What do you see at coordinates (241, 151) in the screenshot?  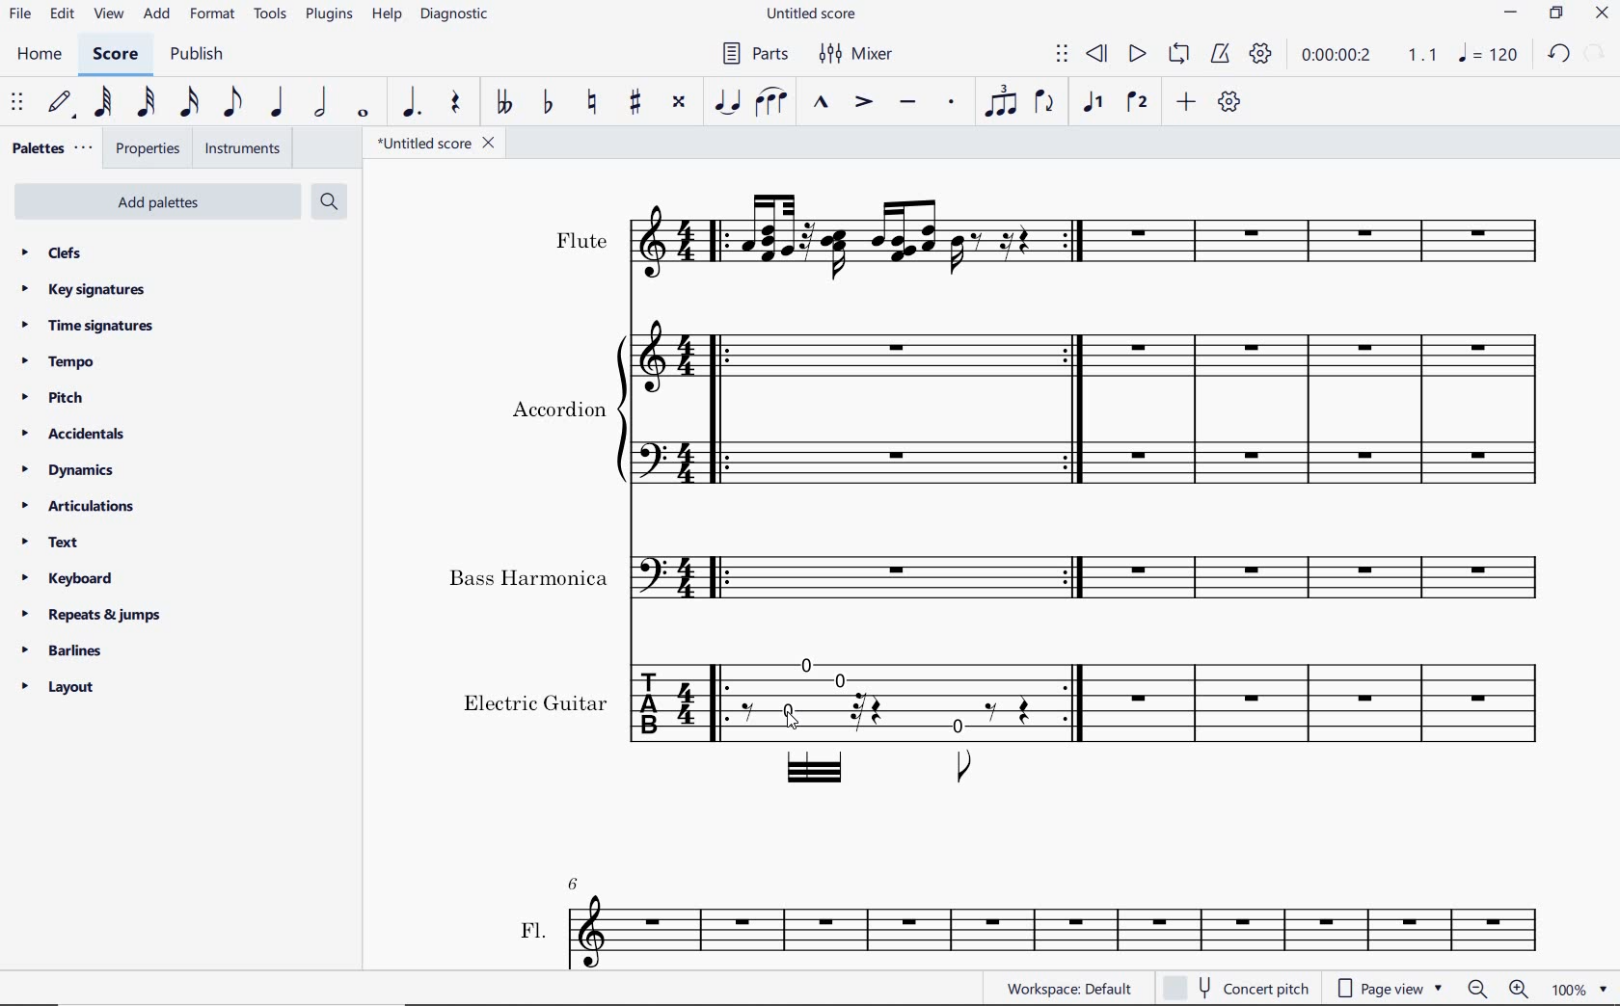 I see `instruments` at bounding box center [241, 151].